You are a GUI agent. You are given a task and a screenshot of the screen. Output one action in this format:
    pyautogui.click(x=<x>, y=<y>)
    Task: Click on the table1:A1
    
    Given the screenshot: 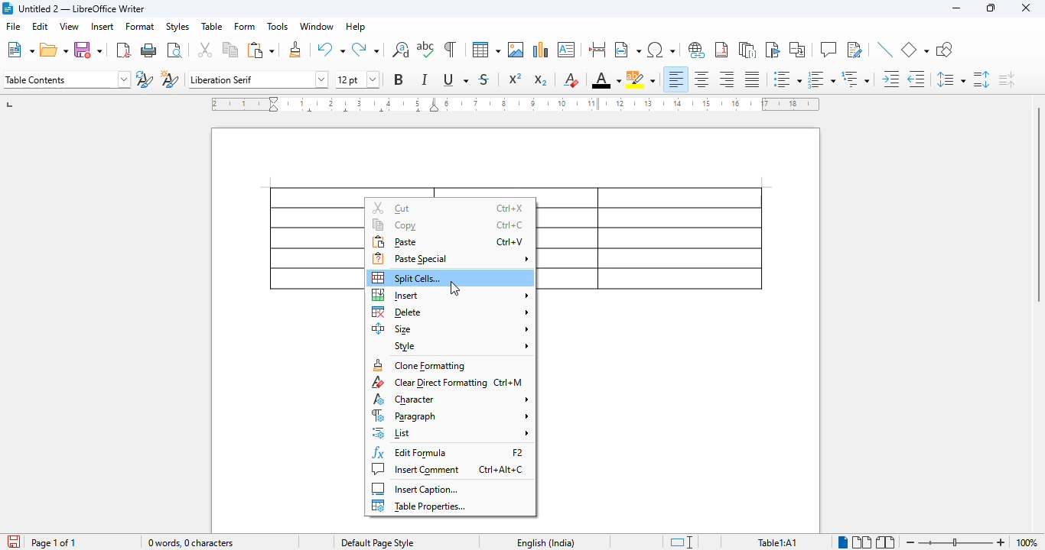 What is the action you would take?
    pyautogui.click(x=777, y=542)
    